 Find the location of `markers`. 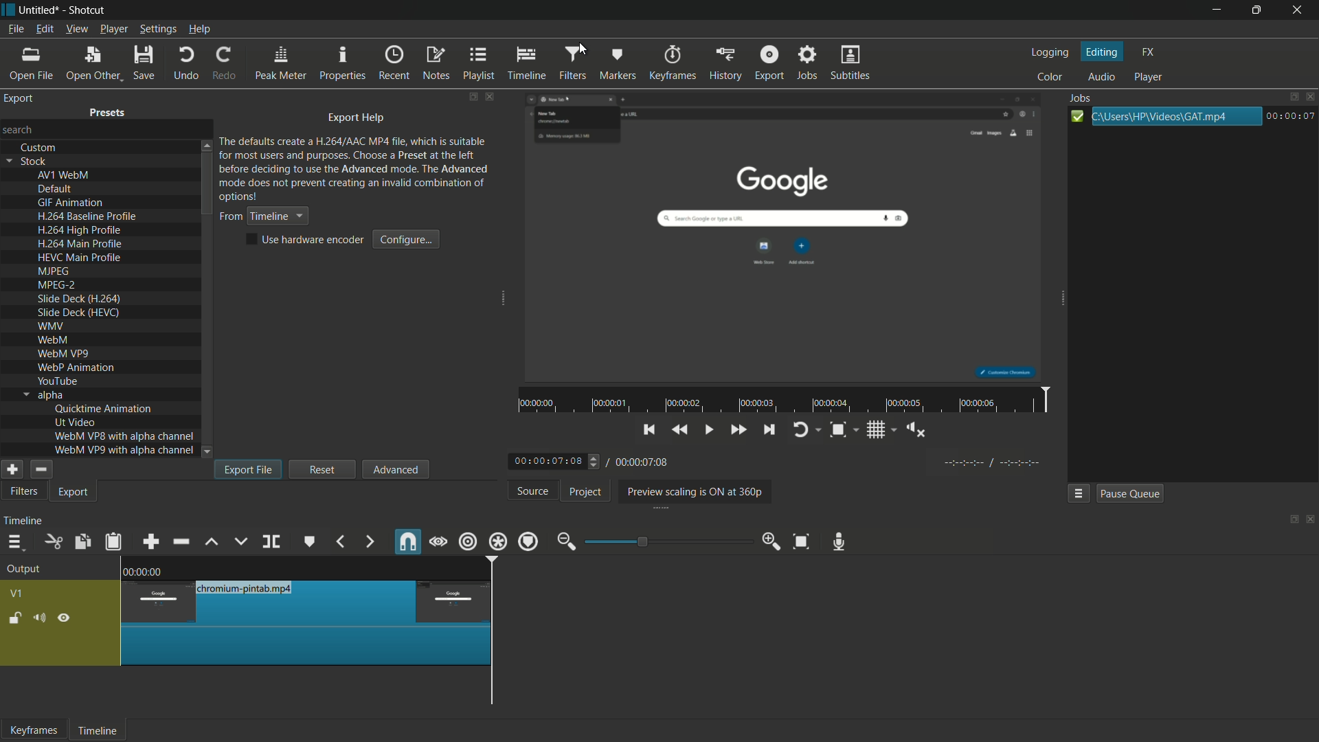

markers is located at coordinates (616, 64).